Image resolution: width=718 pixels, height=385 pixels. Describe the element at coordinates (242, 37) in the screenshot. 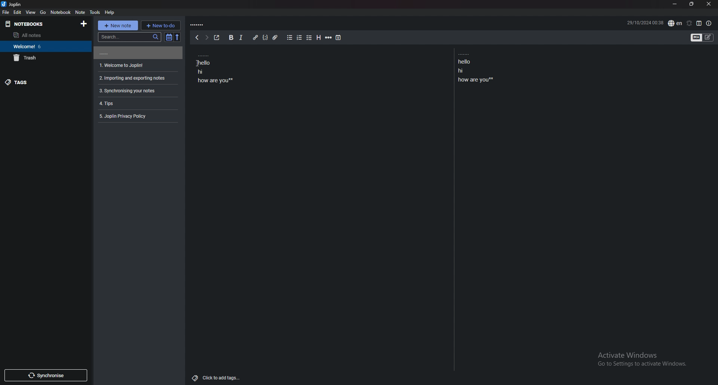

I see `italic` at that location.